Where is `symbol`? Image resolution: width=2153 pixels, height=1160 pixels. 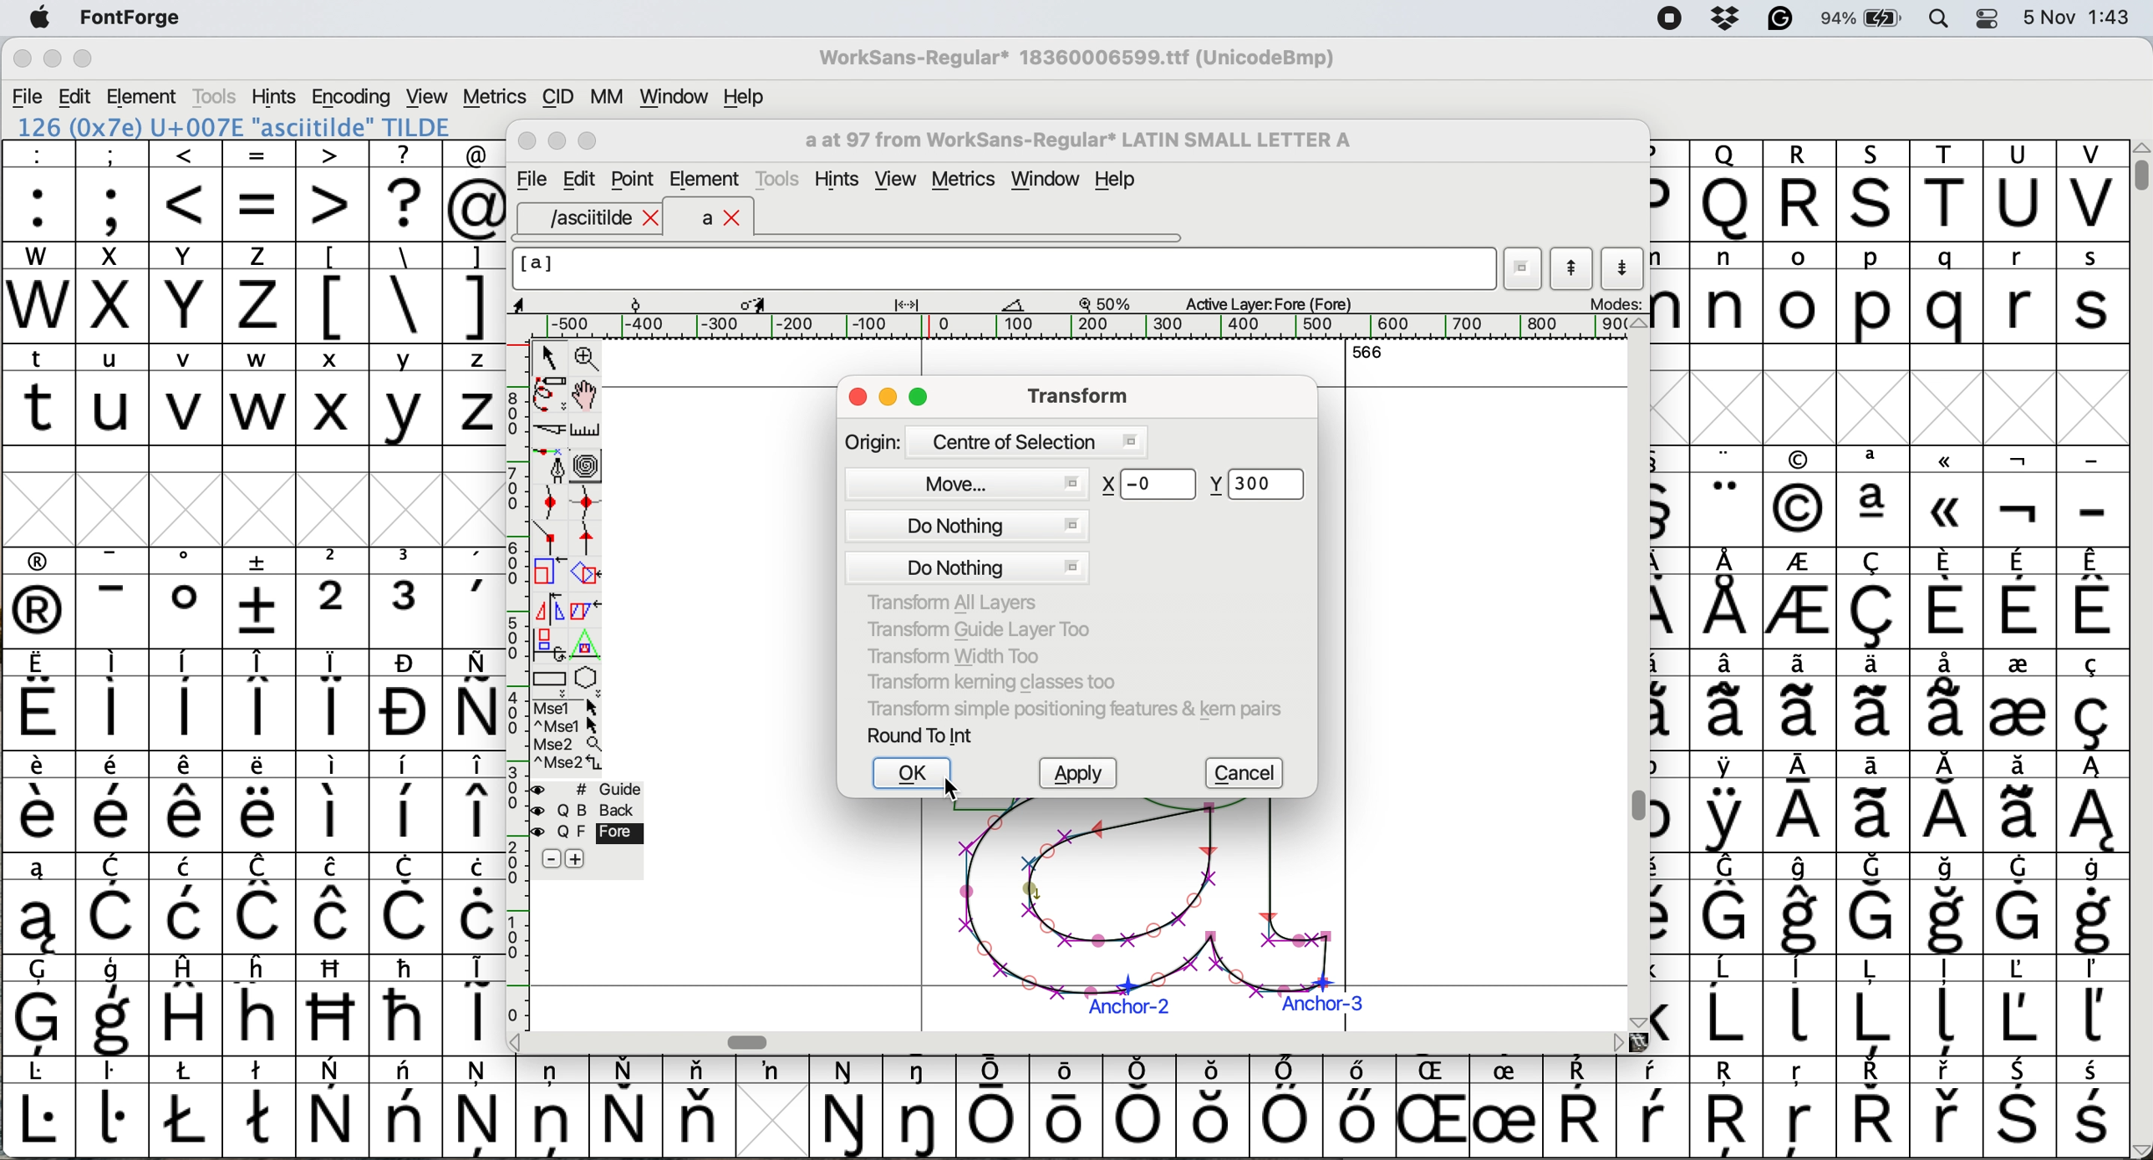 symbol is located at coordinates (186, 700).